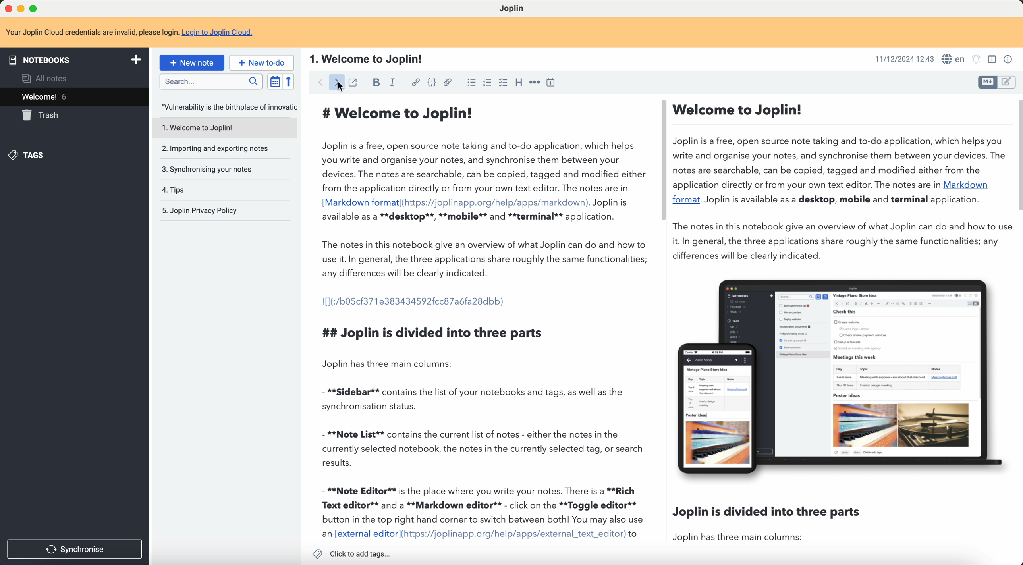  What do you see at coordinates (483, 534) in the screenshot?
I see `780 HT UTS WV 1197 TTT LUTTE] WW 9TFILLIT WRLITe WIT MVR Ts TVR 1TTE) «io
xternal editor|(https://joplinapp.org/help/apps/external_text_editor)` at bounding box center [483, 534].